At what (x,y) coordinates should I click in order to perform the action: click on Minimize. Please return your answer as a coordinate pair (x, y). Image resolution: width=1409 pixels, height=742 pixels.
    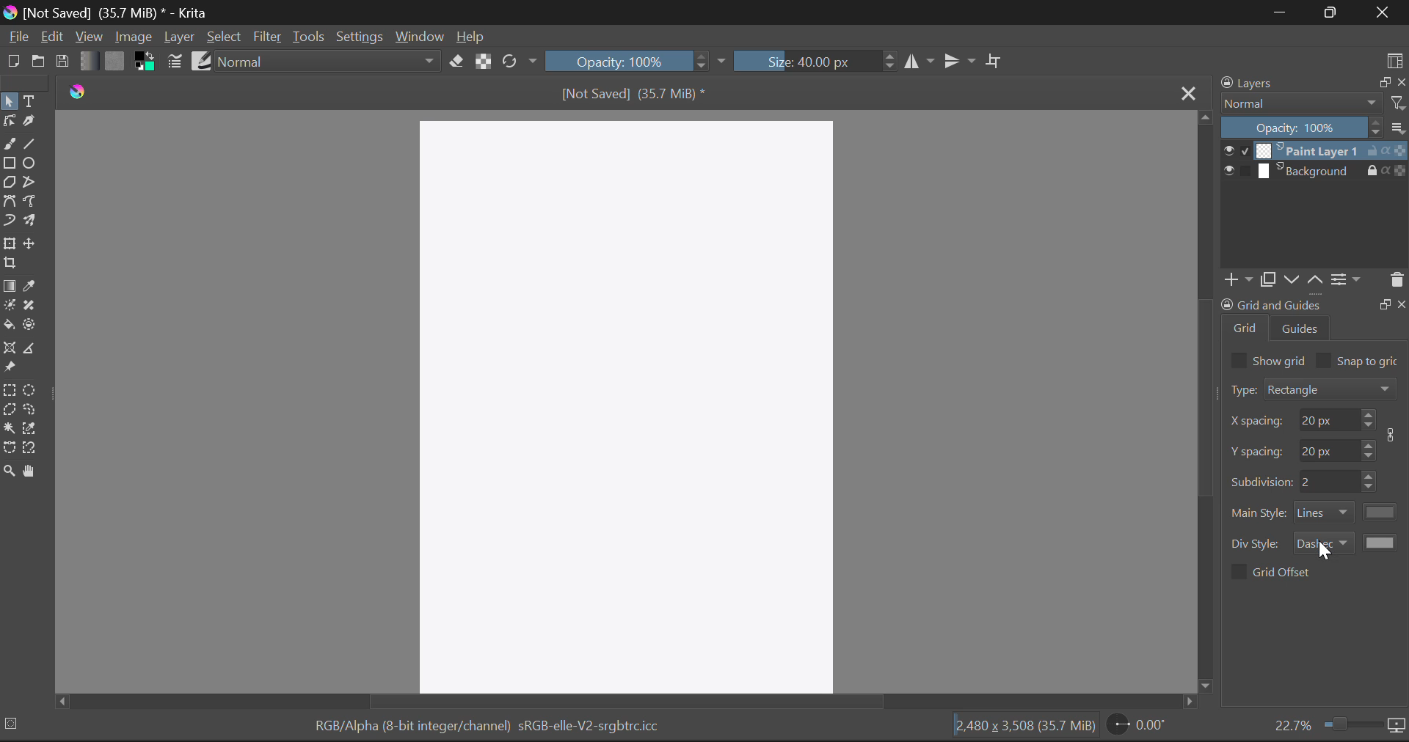
    Looking at the image, I should click on (1336, 12).